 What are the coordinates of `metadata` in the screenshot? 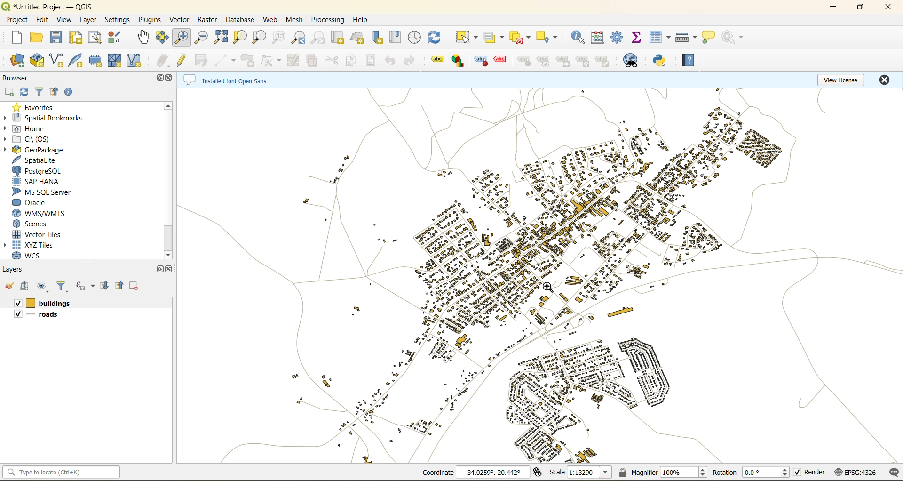 It's located at (227, 79).